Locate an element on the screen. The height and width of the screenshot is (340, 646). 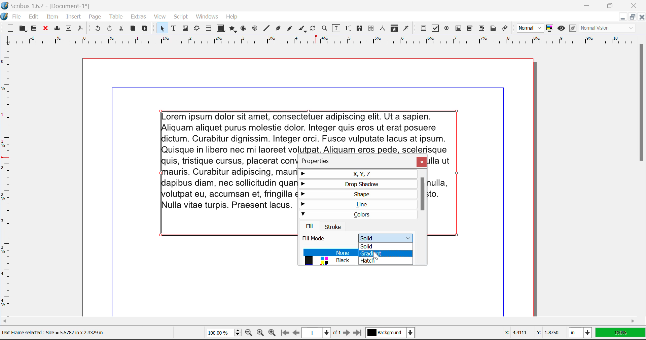
Script is located at coordinates (181, 17).